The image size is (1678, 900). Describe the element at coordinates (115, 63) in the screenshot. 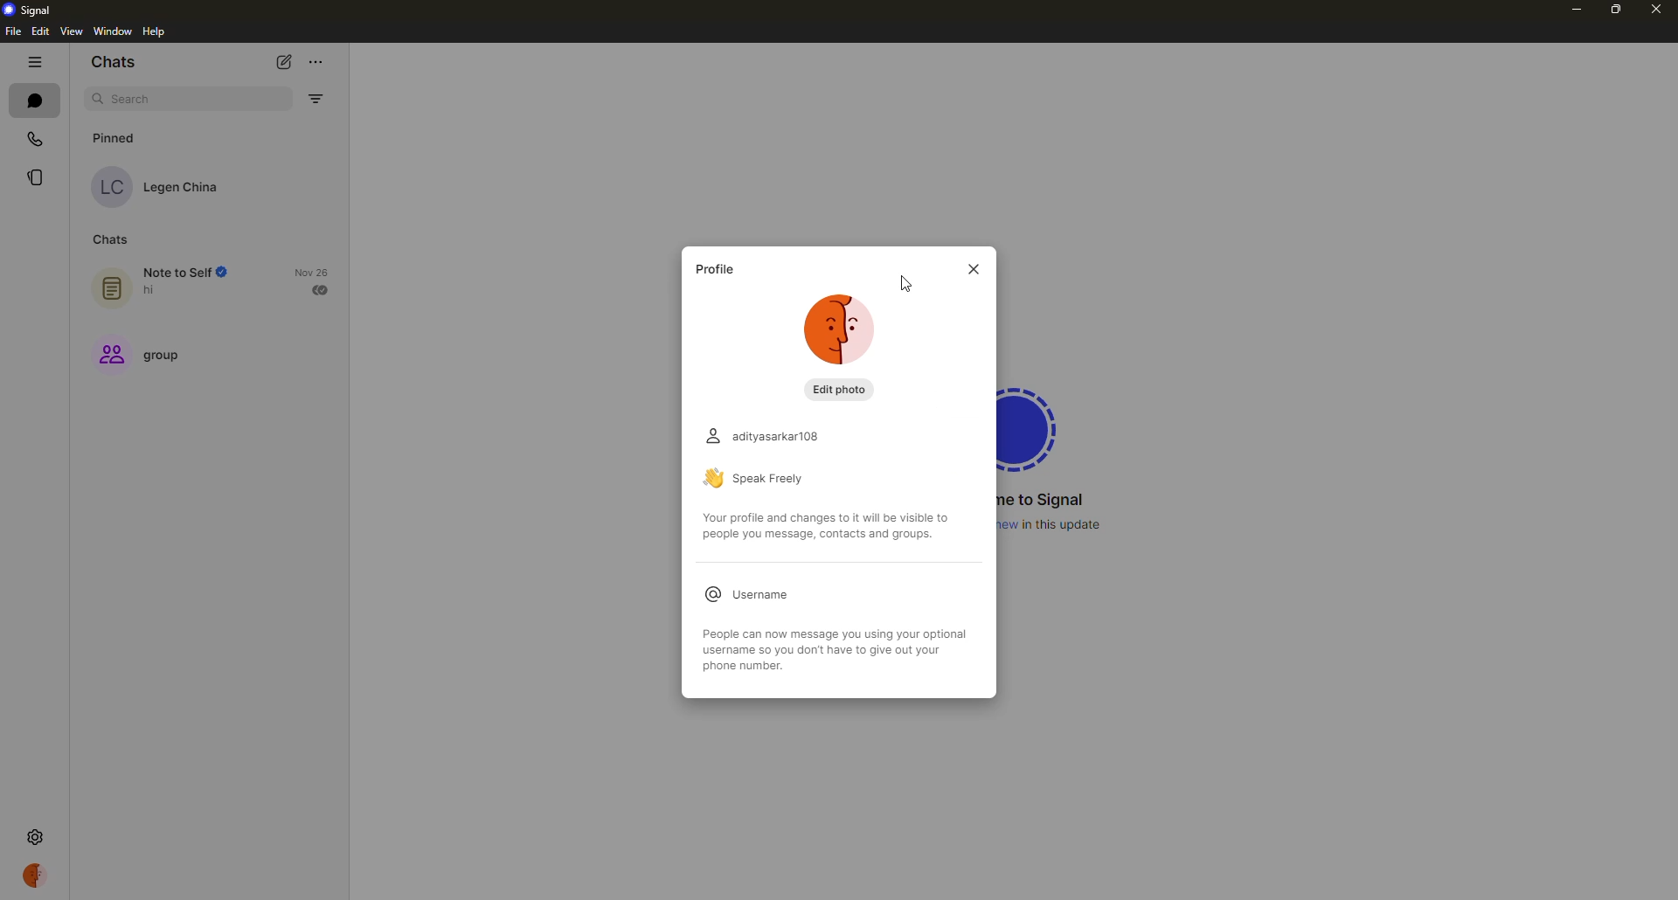

I see `chats` at that location.